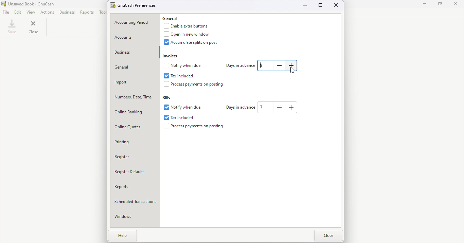 Image resolution: width=464 pixels, height=243 pixels. I want to click on Tax included, so click(178, 75).